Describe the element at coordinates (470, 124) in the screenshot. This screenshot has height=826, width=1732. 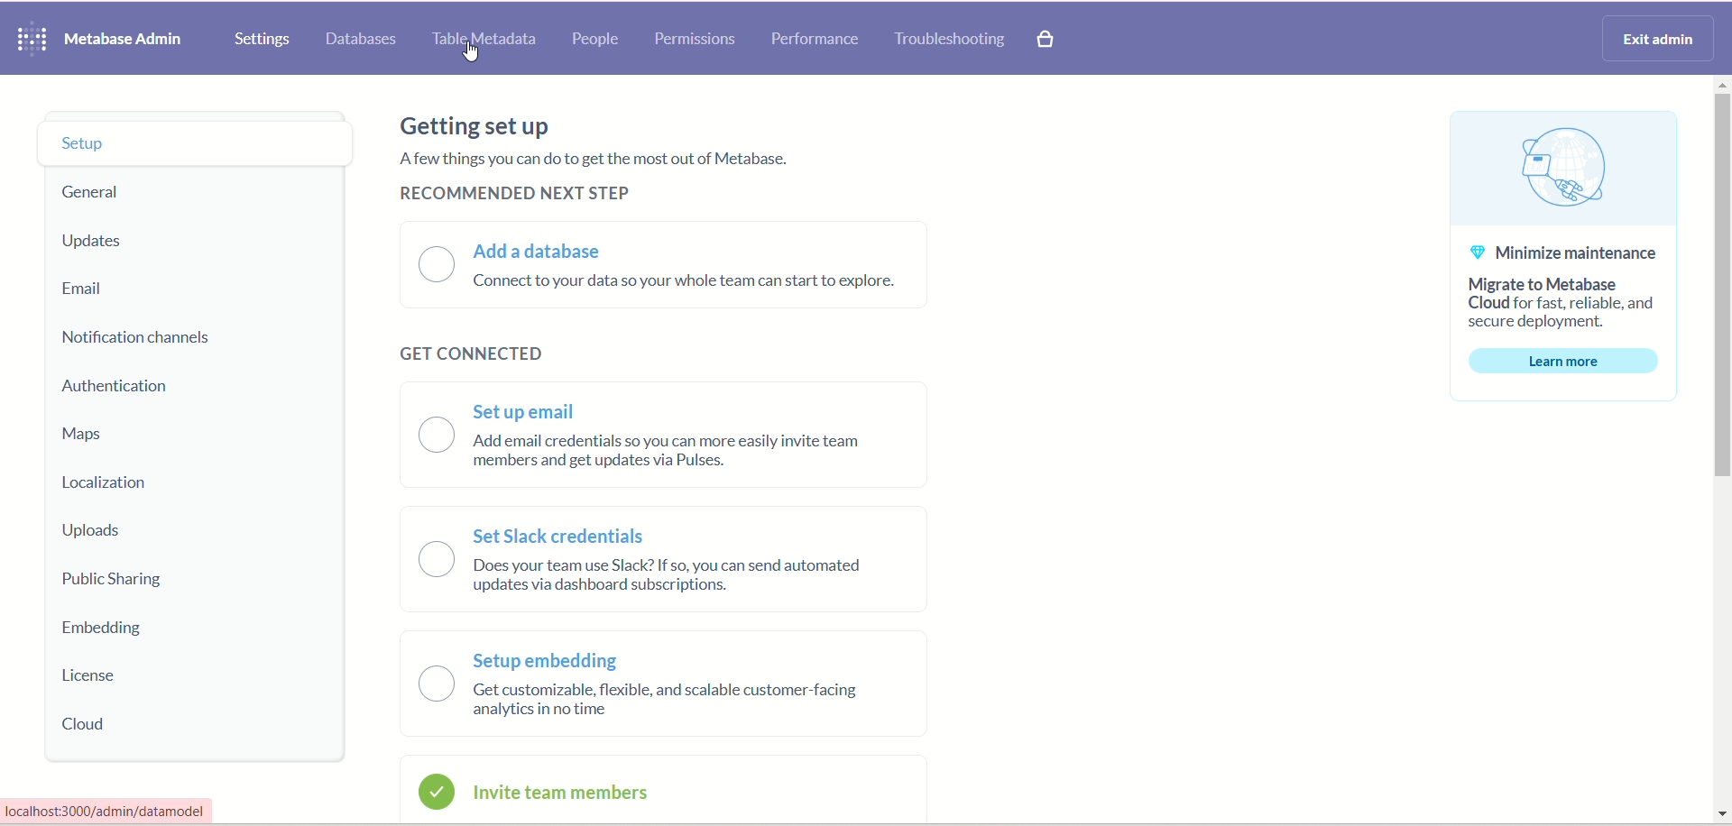
I see `getting set up ` at that location.